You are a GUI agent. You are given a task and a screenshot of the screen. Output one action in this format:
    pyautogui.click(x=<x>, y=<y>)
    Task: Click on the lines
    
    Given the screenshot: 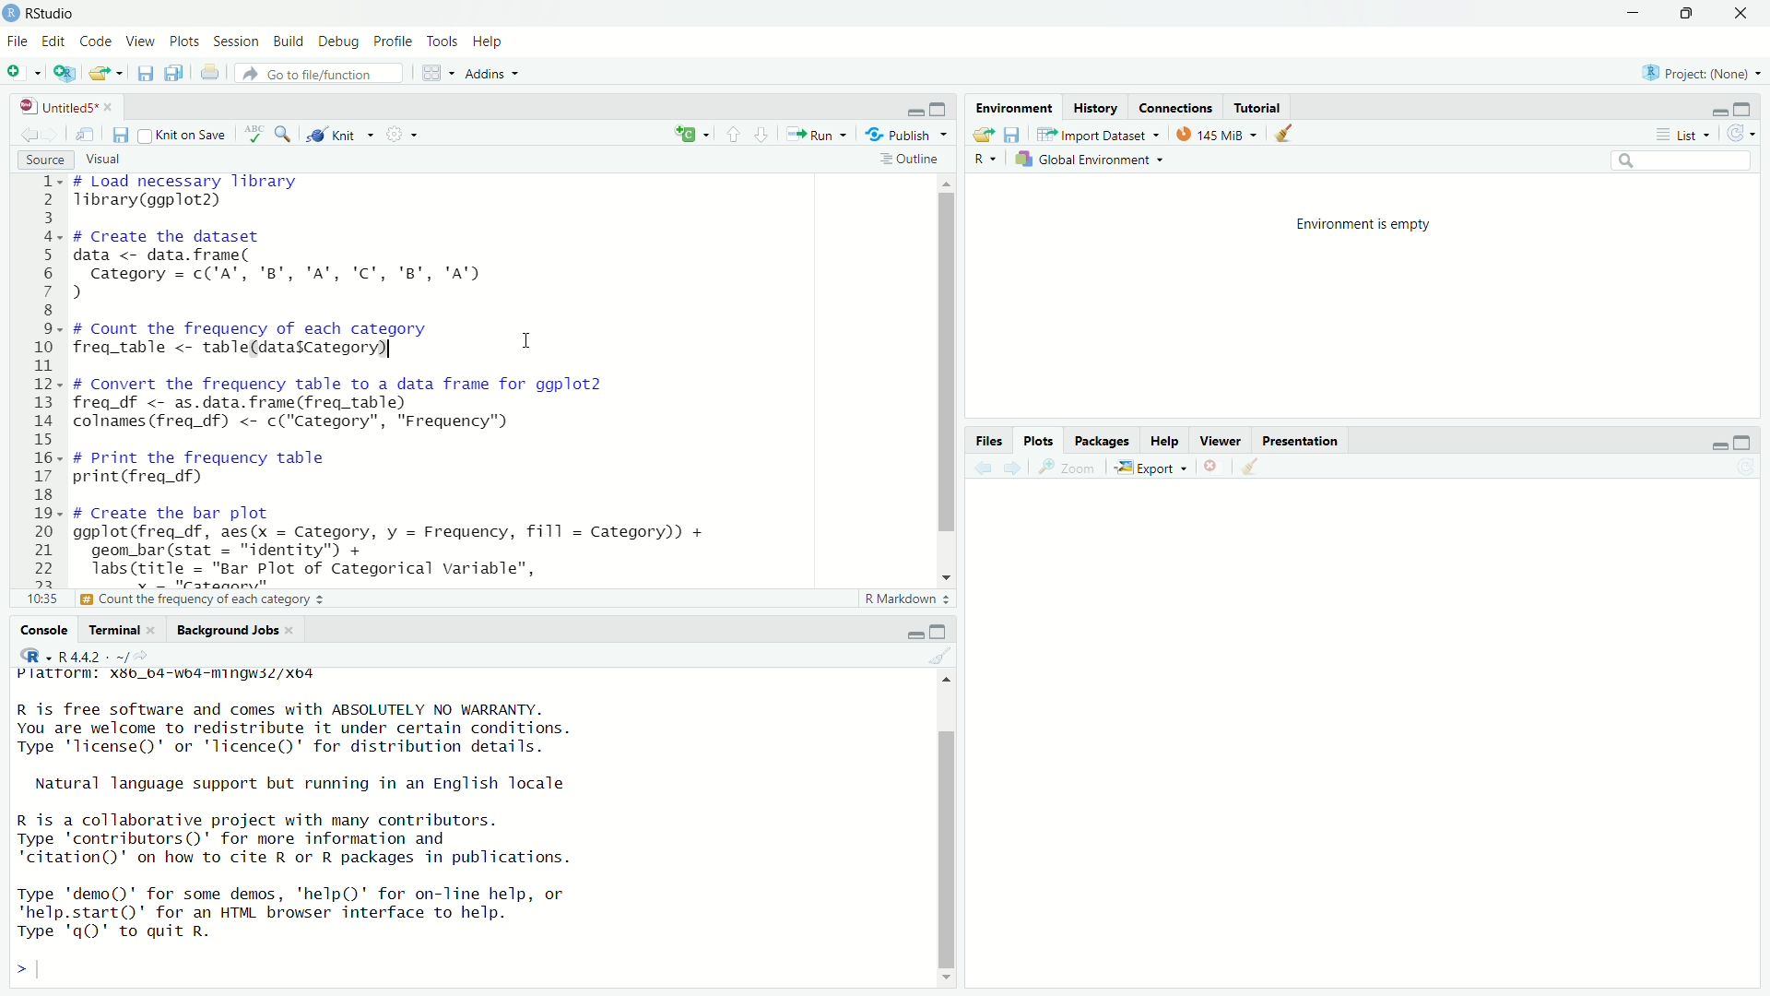 What is the action you would take?
    pyautogui.click(x=42, y=391)
    